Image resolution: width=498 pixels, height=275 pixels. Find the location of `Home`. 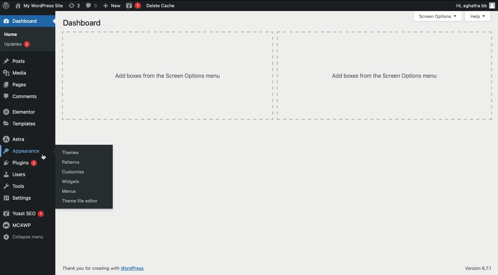

Home is located at coordinates (13, 35).